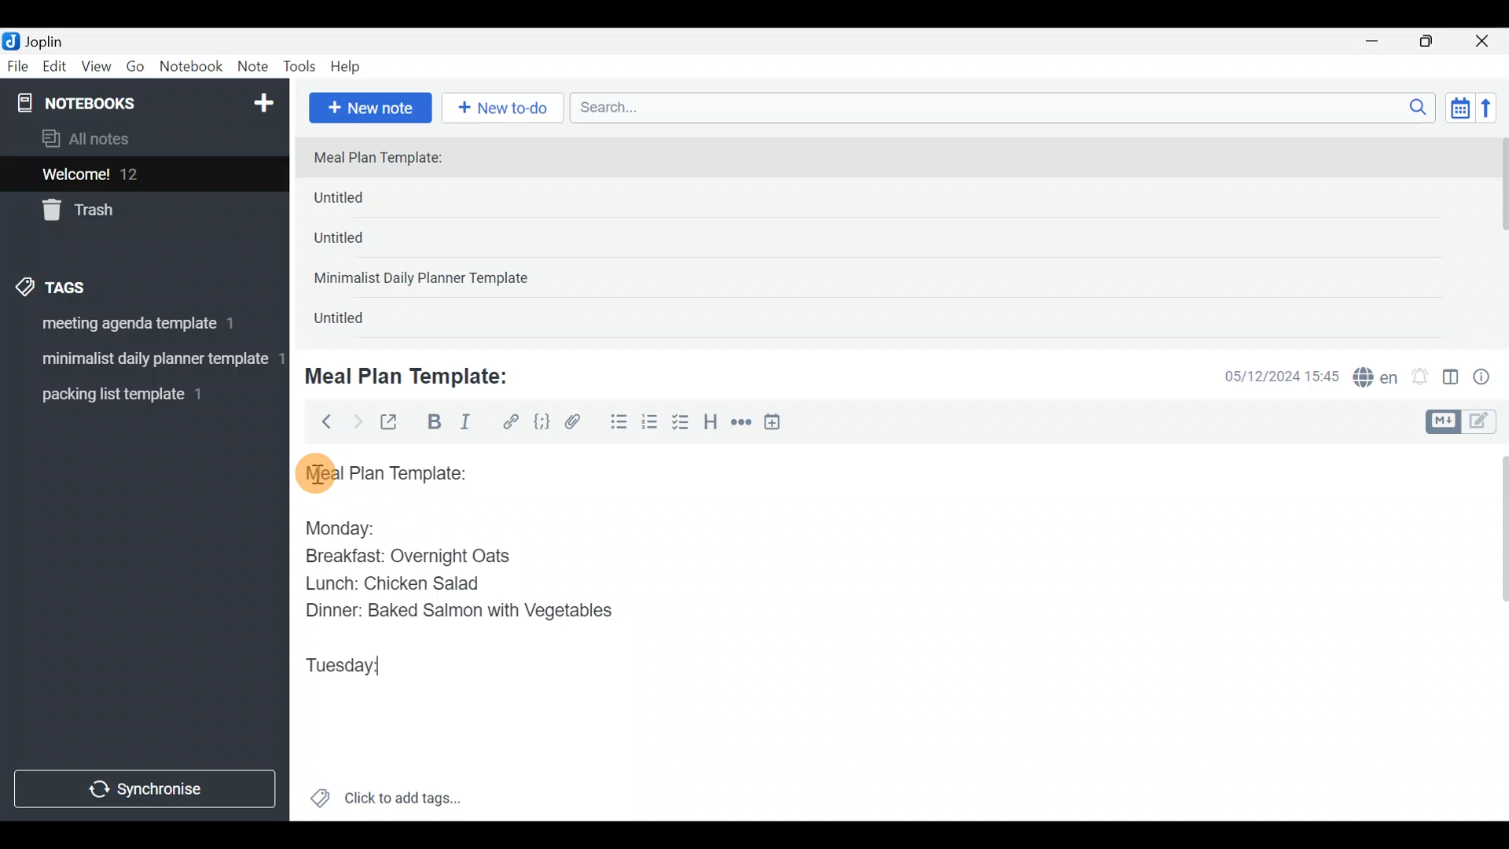  Describe the element at coordinates (142, 175) in the screenshot. I see `Welcome!` at that location.